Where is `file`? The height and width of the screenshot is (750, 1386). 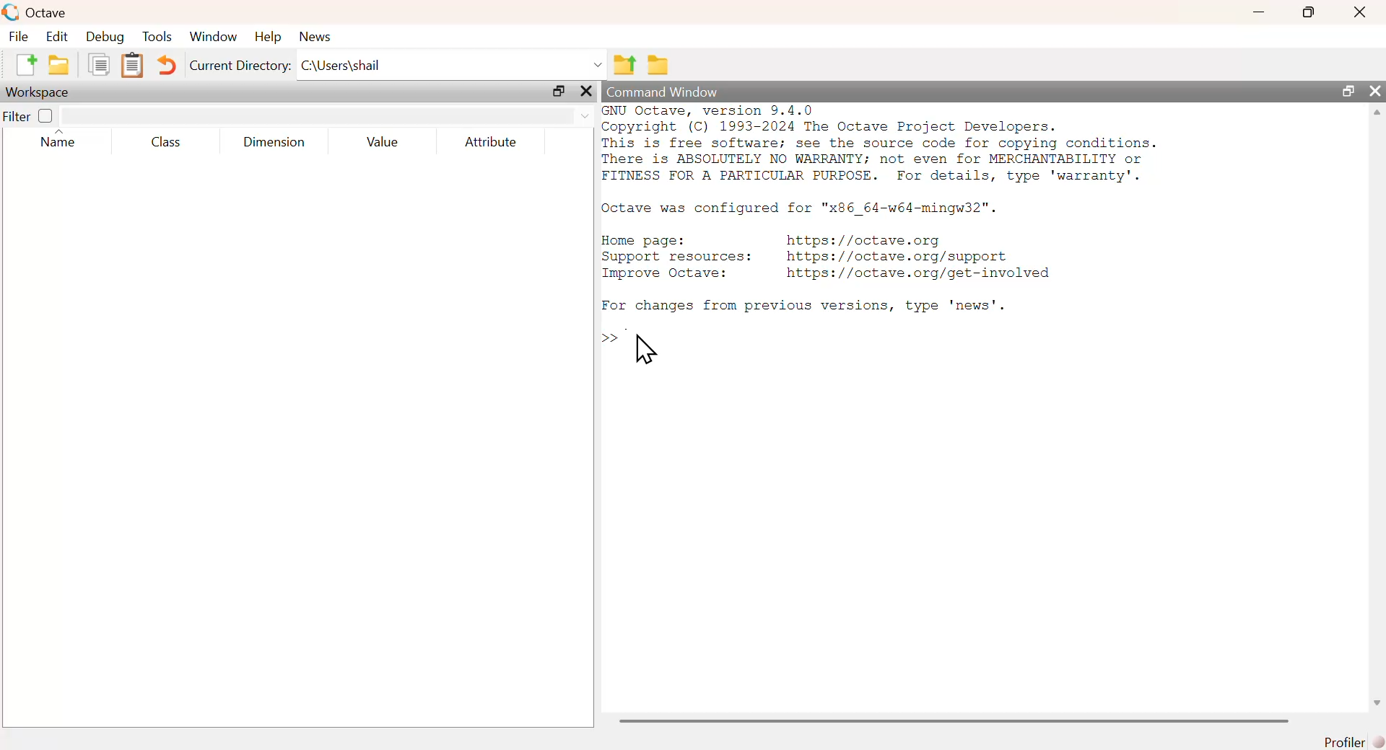 file is located at coordinates (19, 37).